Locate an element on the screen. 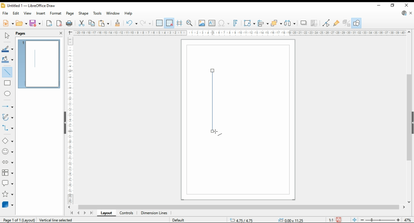 The image size is (414, 223). move left is located at coordinates (70, 207).